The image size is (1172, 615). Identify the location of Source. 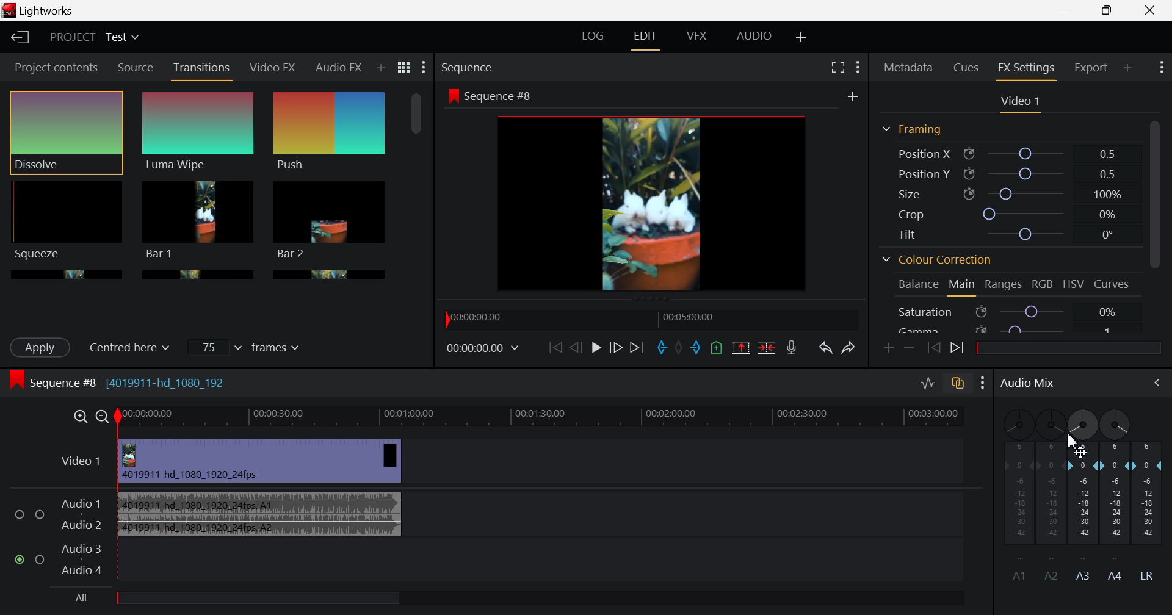
(137, 67).